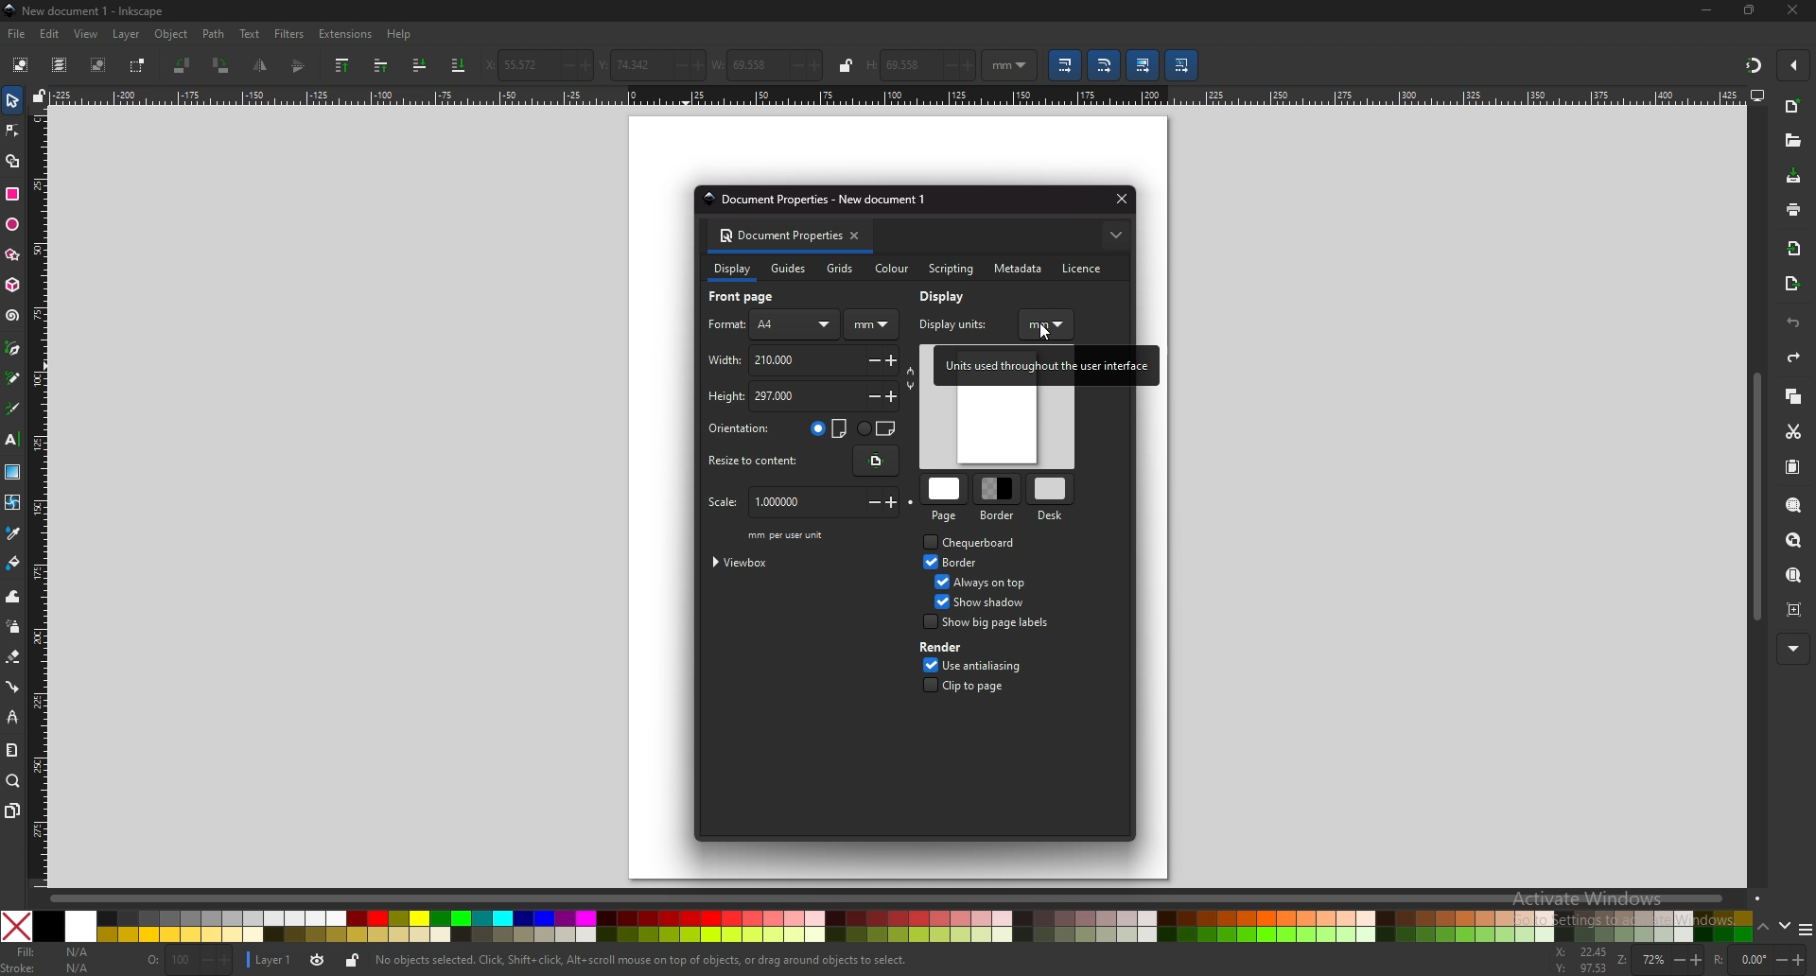 The height and width of the screenshot is (976, 1816). Describe the element at coordinates (183, 65) in the screenshot. I see `rotate 90 ccw` at that location.